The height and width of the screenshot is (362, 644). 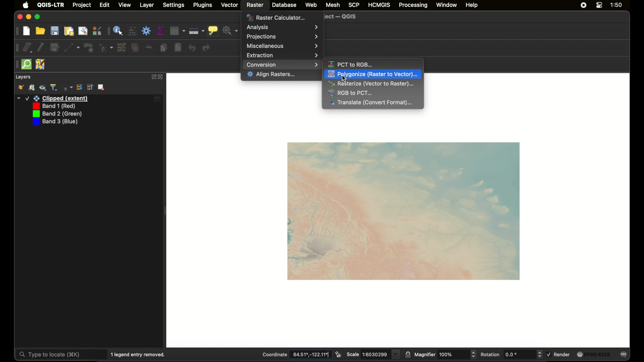 I want to click on new print layout, so click(x=69, y=31).